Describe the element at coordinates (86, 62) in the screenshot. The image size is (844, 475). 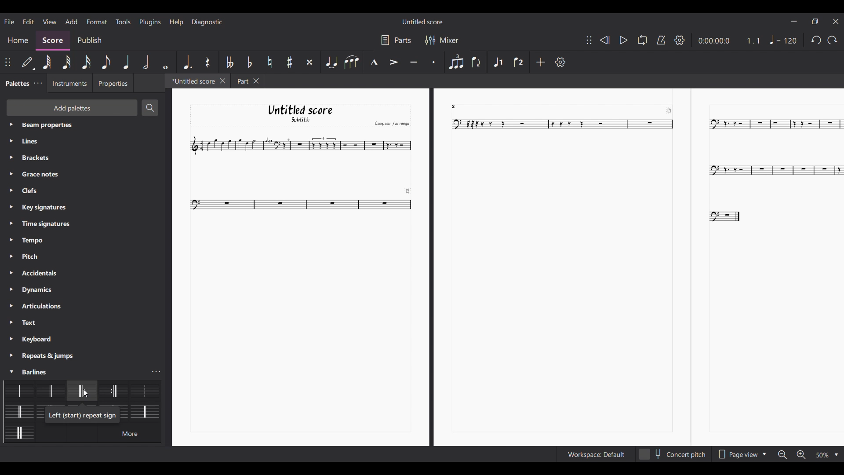
I see `16th note` at that location.